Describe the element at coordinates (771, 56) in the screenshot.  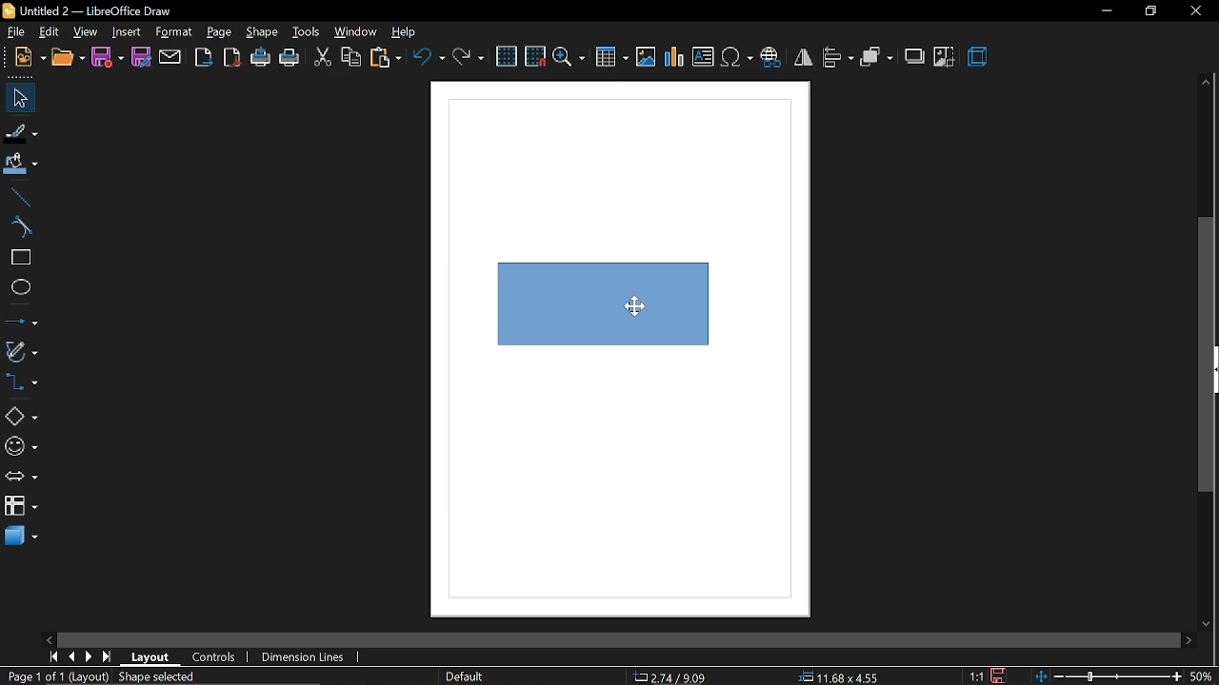
I see `insert hyperlink` at that location.